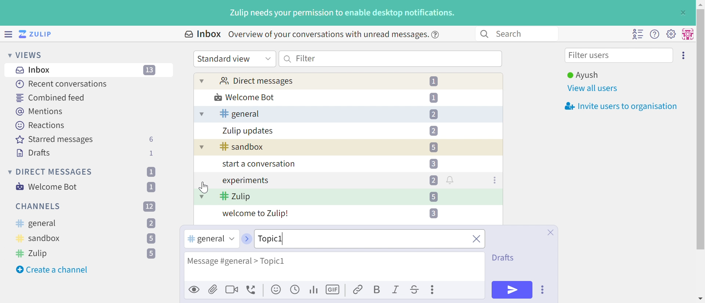 Image resolution: width=705 pixels, height=303 pixels. I want to click on 1, so click(153, 187).